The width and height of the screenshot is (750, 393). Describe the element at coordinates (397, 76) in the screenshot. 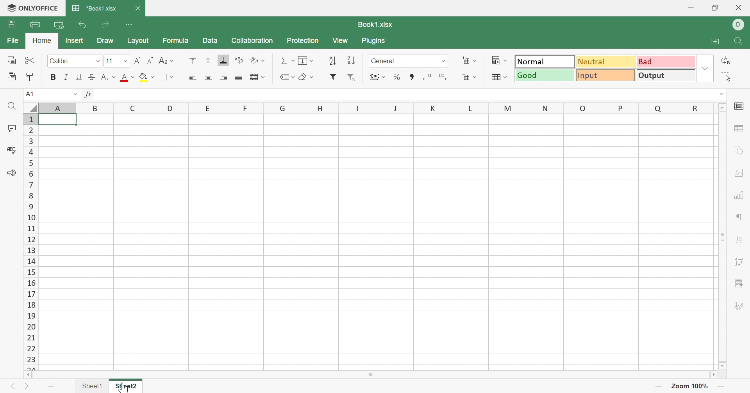

I see `Percentage style` at that location.